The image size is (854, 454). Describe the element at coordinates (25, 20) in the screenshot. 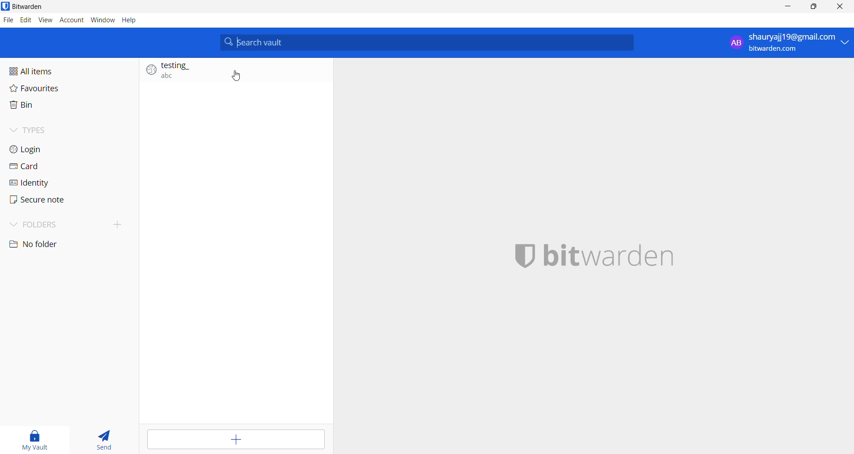

I see `Edit` at that location.